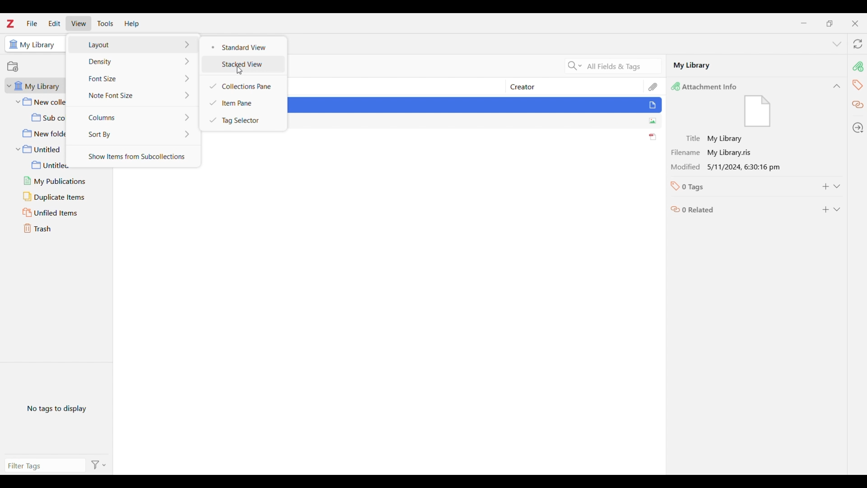 This screenshot has height=488, width=867. I want to click on View menu highlighted, so click(79, 23).